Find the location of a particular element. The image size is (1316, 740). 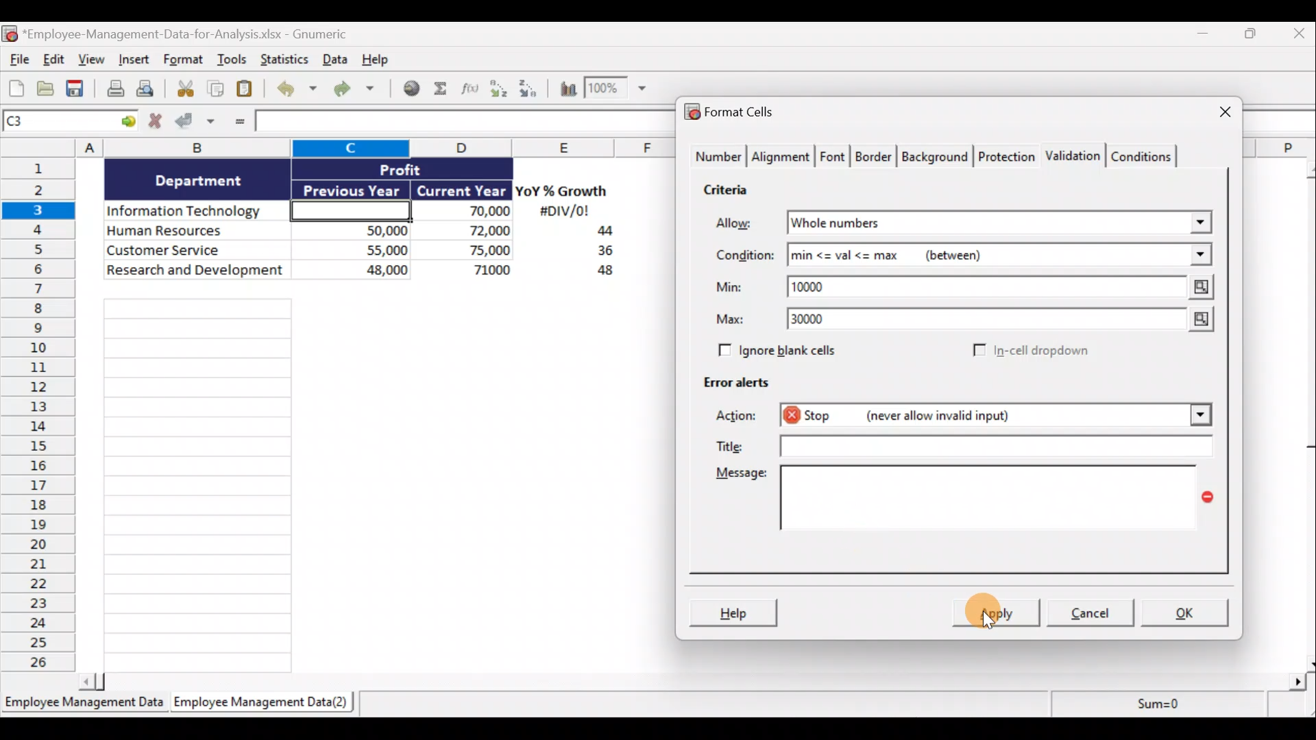

Criteria is located at coordinates (727, 192).